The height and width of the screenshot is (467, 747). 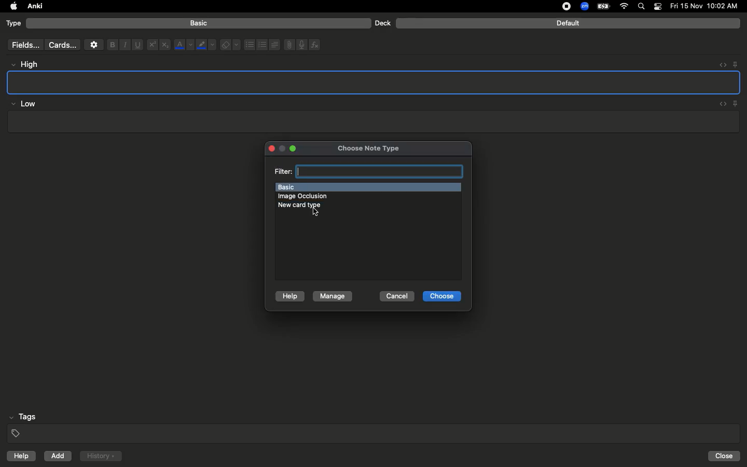 I want to click on Type, so click(x=14, y=24).